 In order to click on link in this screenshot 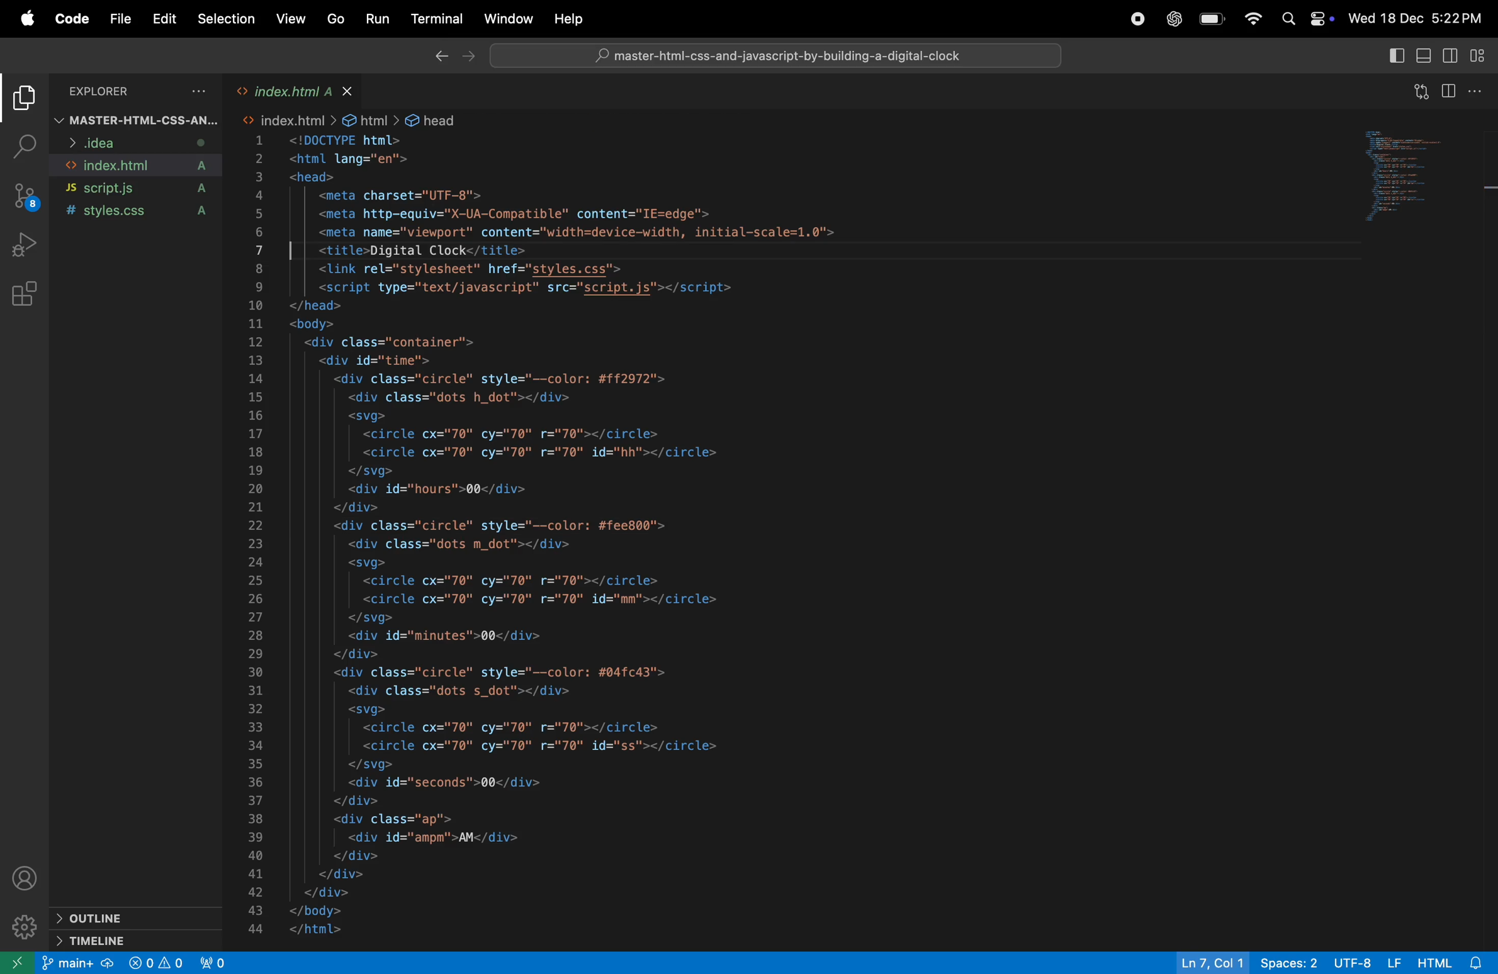, I will do `click(439, 116)`.